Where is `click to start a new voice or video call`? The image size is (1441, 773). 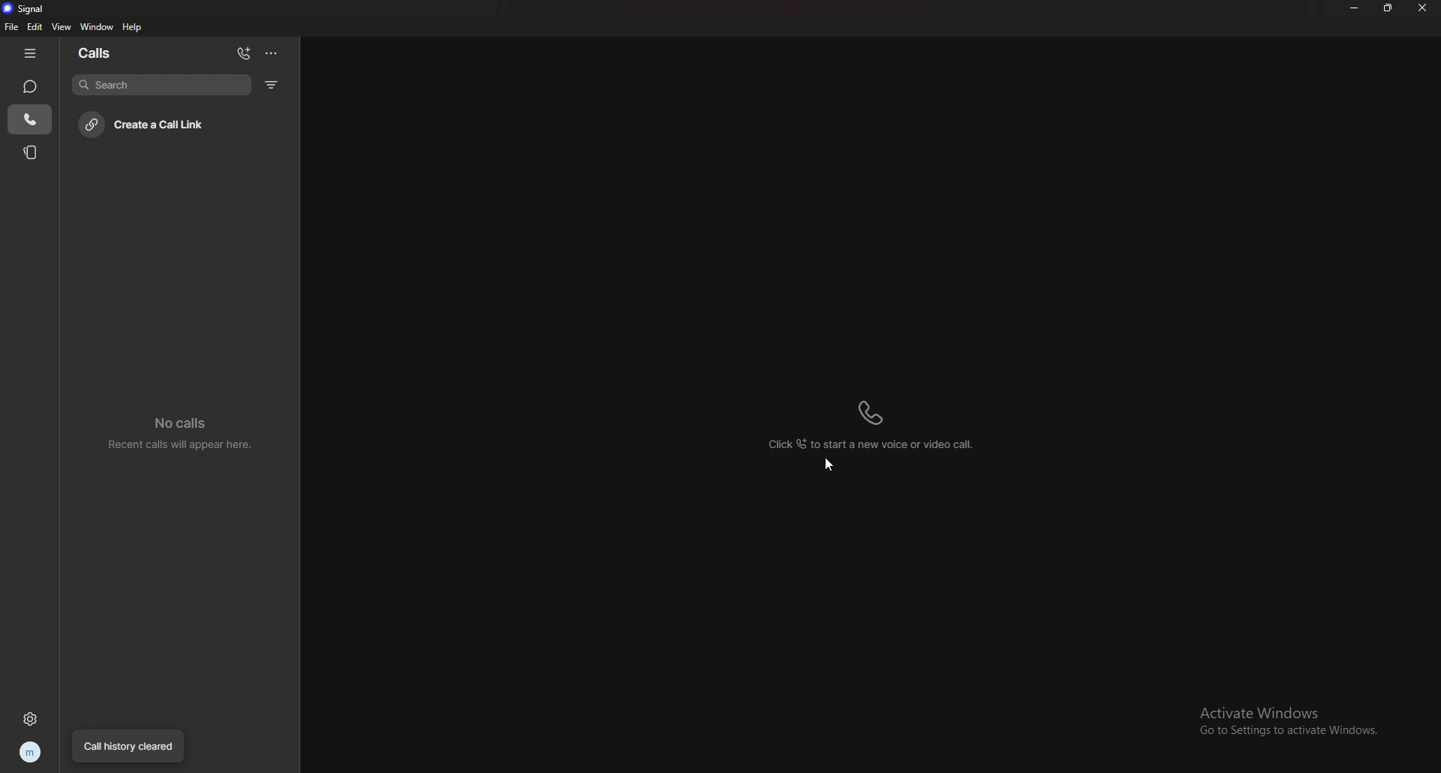
click to start a new voice or video call is located at coordinates (878, 425).